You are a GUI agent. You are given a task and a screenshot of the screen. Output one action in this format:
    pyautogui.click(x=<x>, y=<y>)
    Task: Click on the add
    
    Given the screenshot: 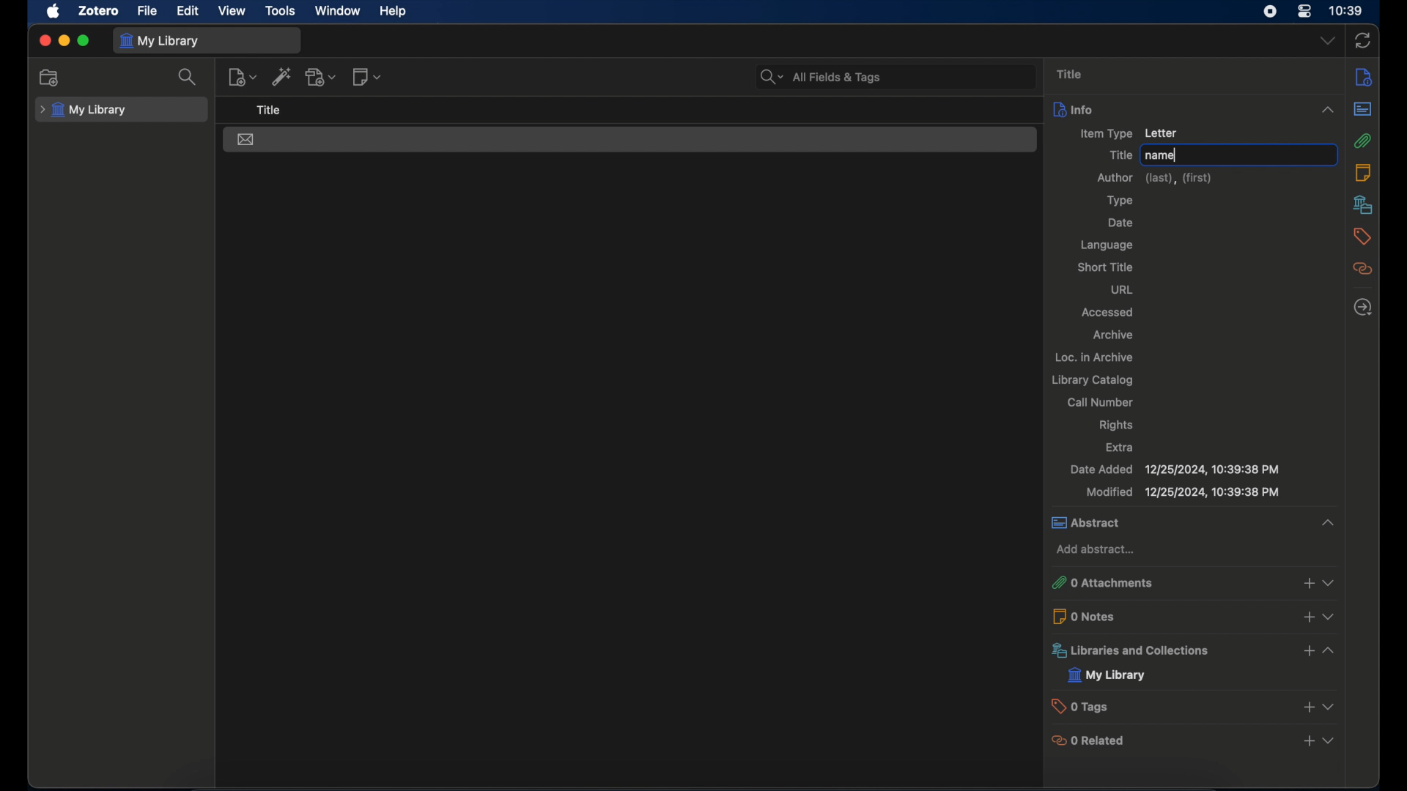 What is the action you would take?
    pyautogui.click(x=1307, y=706)
    